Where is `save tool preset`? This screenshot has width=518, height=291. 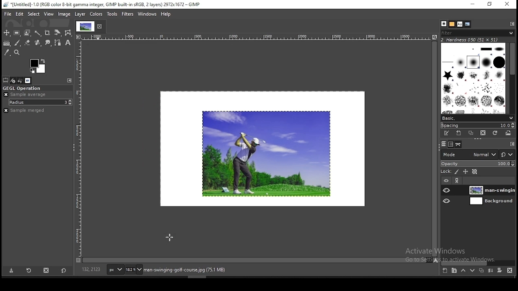
save tool preset is located at coordinates (13, 270).